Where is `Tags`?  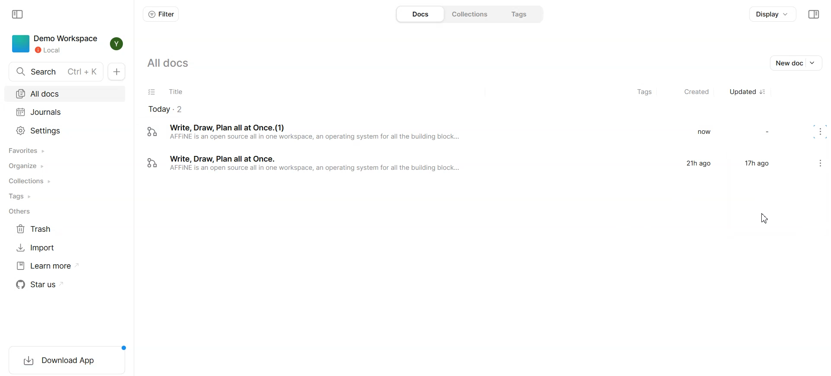
Tags is located at coordinates (65, 197).